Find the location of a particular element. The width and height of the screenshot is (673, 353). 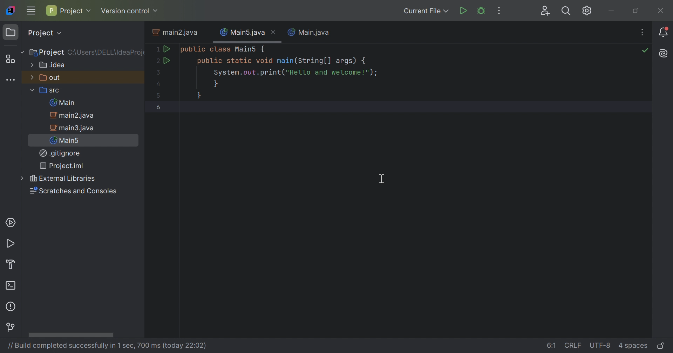

Run is located at coordinates (464, 11).